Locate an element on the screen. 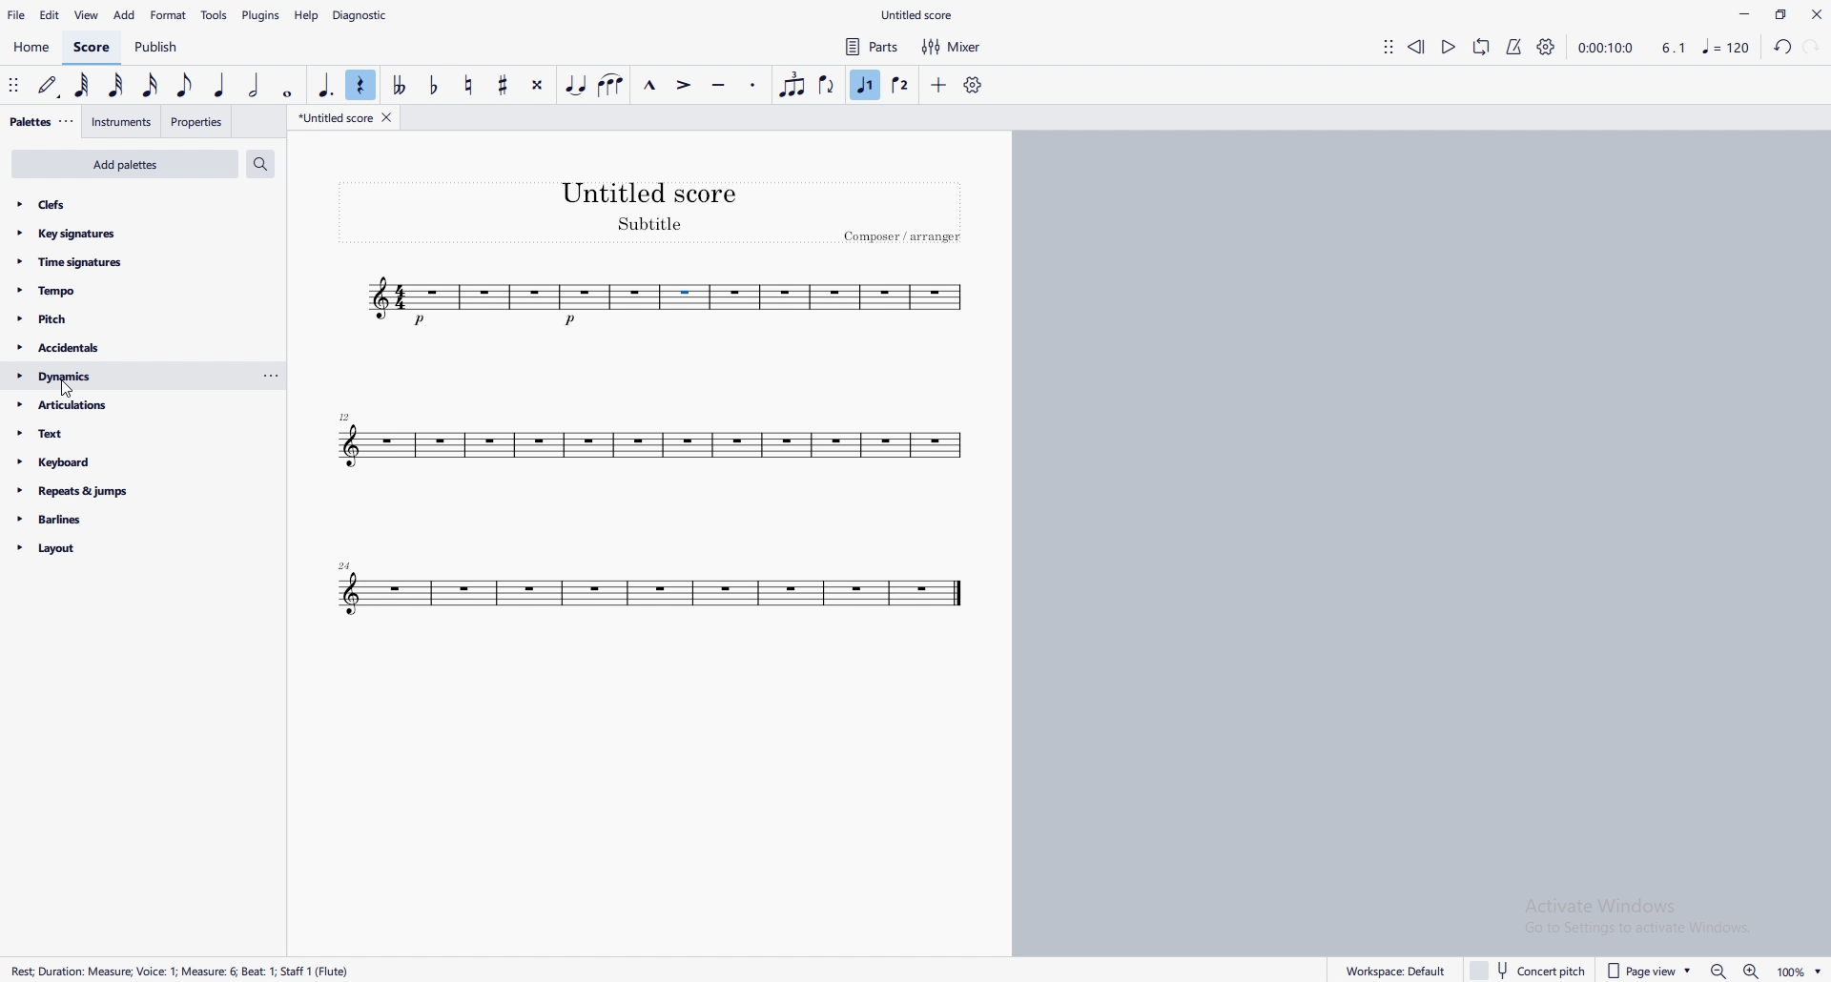  metronome is located at coordinates (1514, 46).